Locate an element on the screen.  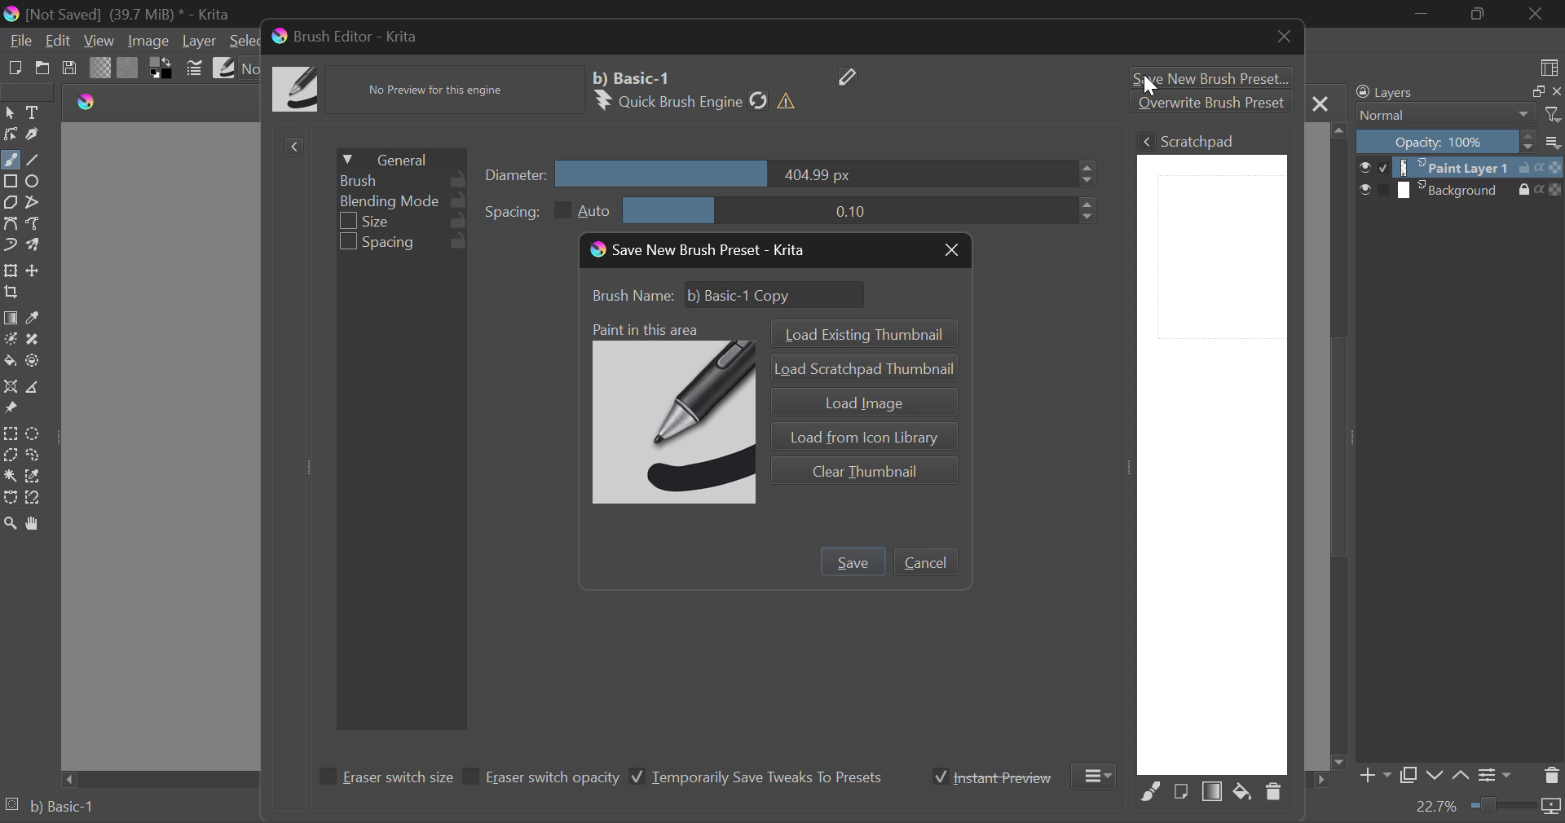
Move Layer Down is located at coordinates (1436, 776).